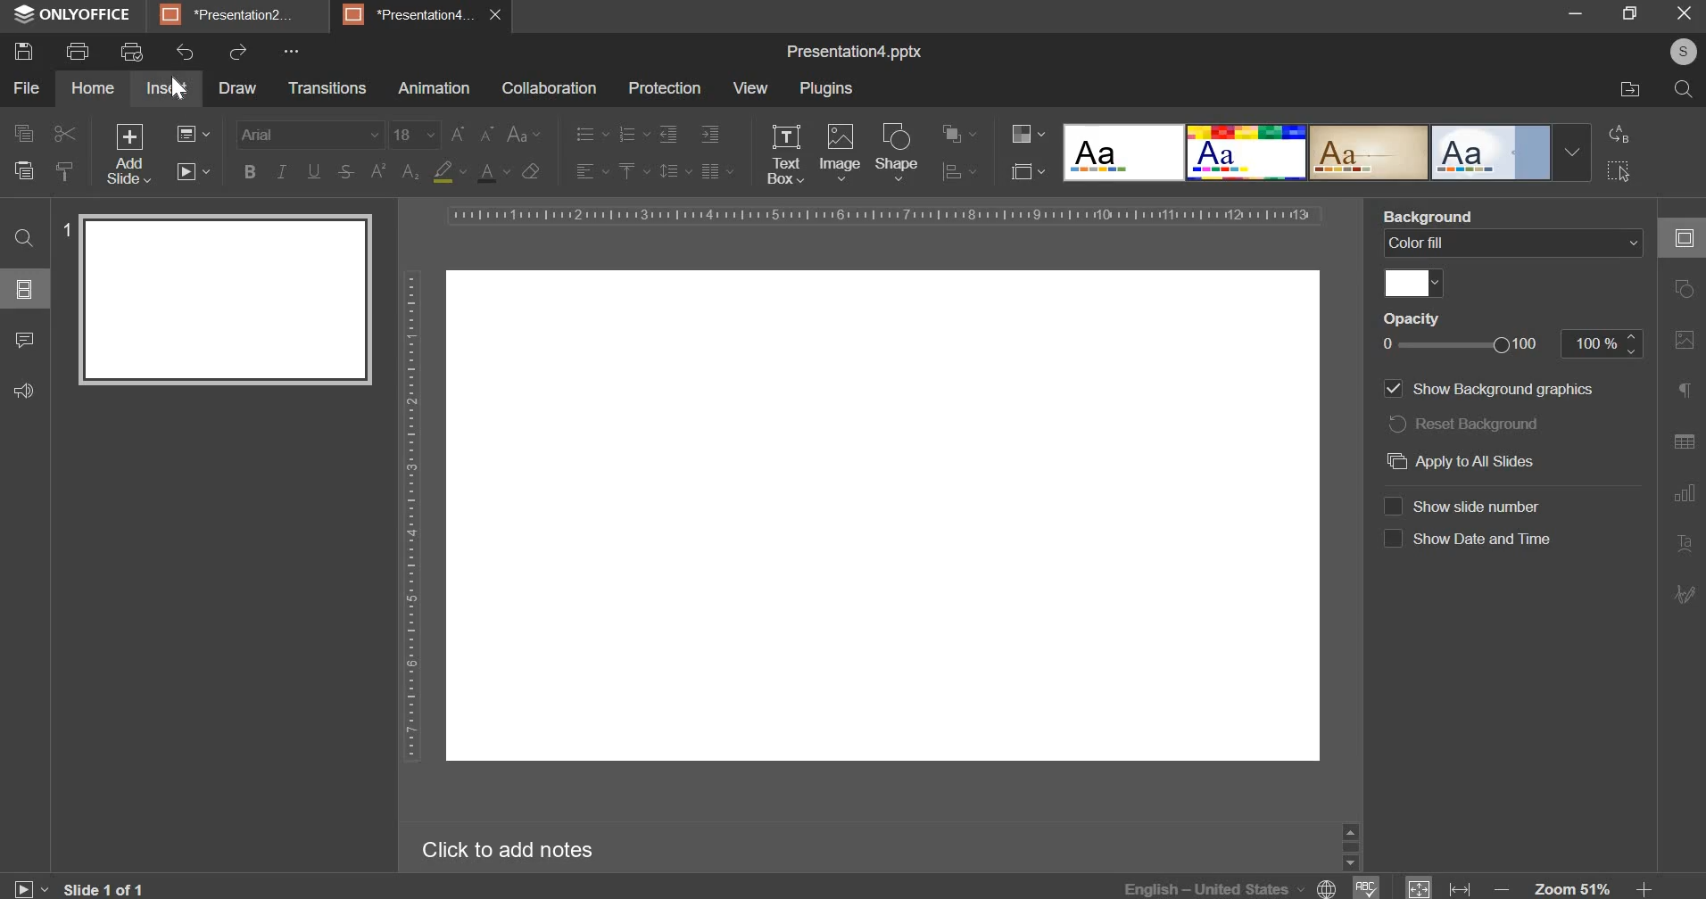  What do you see at coordinates (195, 134) in the screenshot?
I see `change slide layout` at bounding box center [195, 134].